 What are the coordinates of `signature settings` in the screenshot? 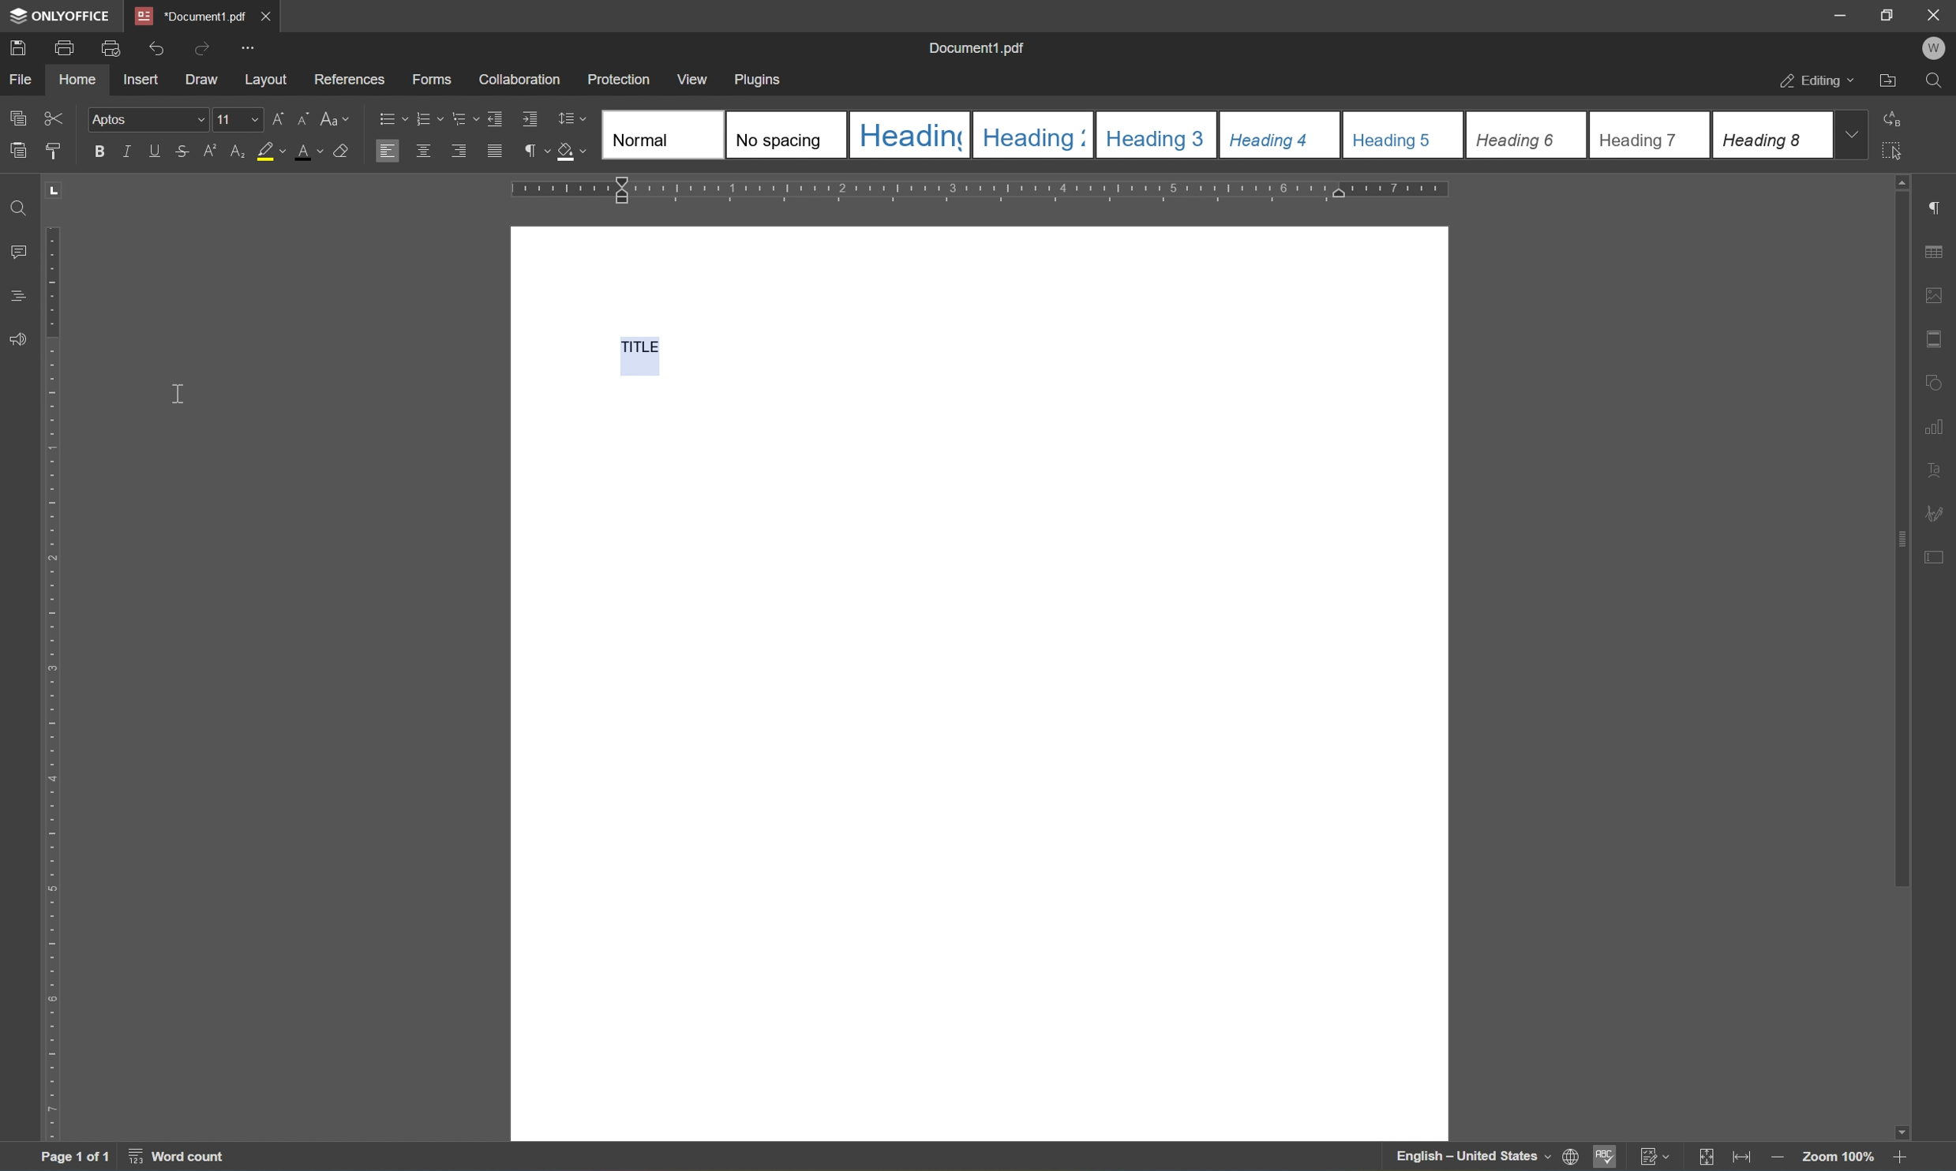 It's located at (1935, 513).